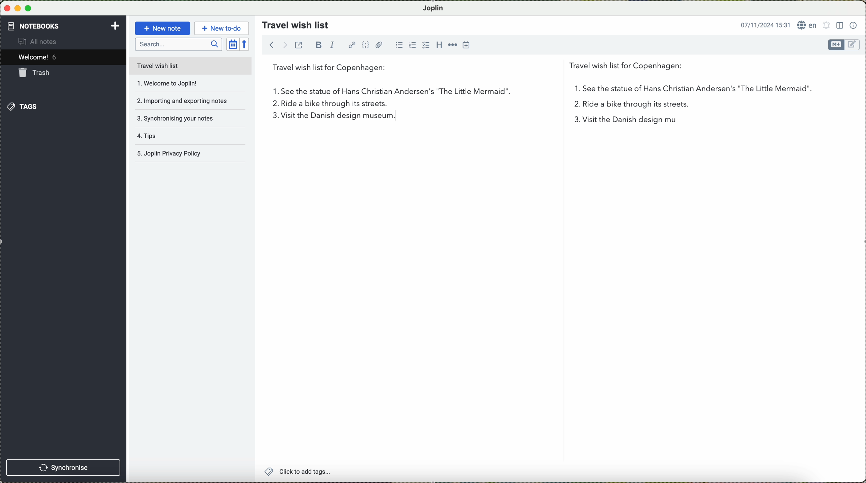 Image resolution: width=866 pixels, height=483 pixels. What do you see at coordinates (379, 45) in the screenshot?
I see `attach file` at bounding box center [379, 45].